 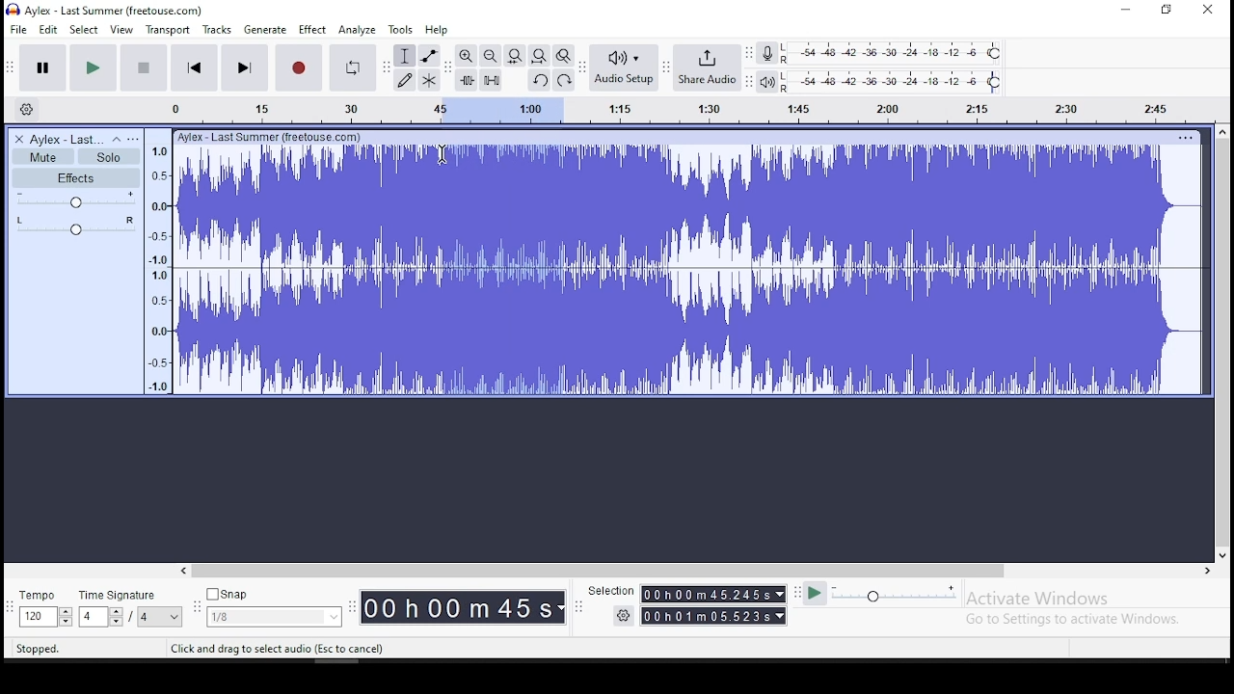 I want to click on help, so click(x=436, y=30).